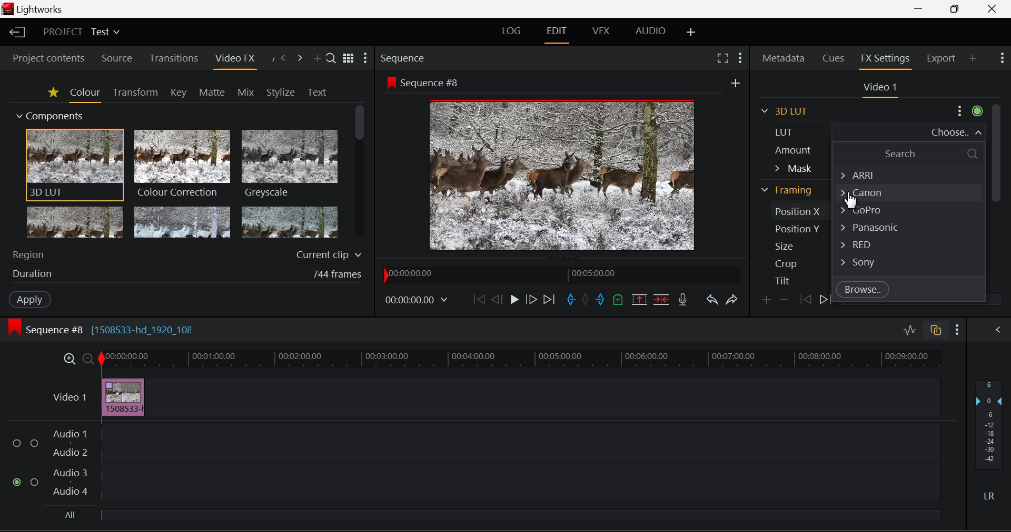  What do you see at coordinates (920, 9) in the screenshot?
I see `Restore Down` at bounding box center [920, 9].